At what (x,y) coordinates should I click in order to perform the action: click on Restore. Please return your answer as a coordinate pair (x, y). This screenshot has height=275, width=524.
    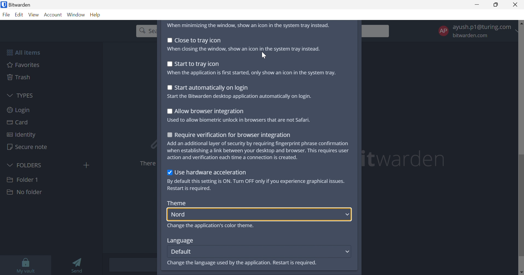
    Looking at the image, I should click on (496, 5).